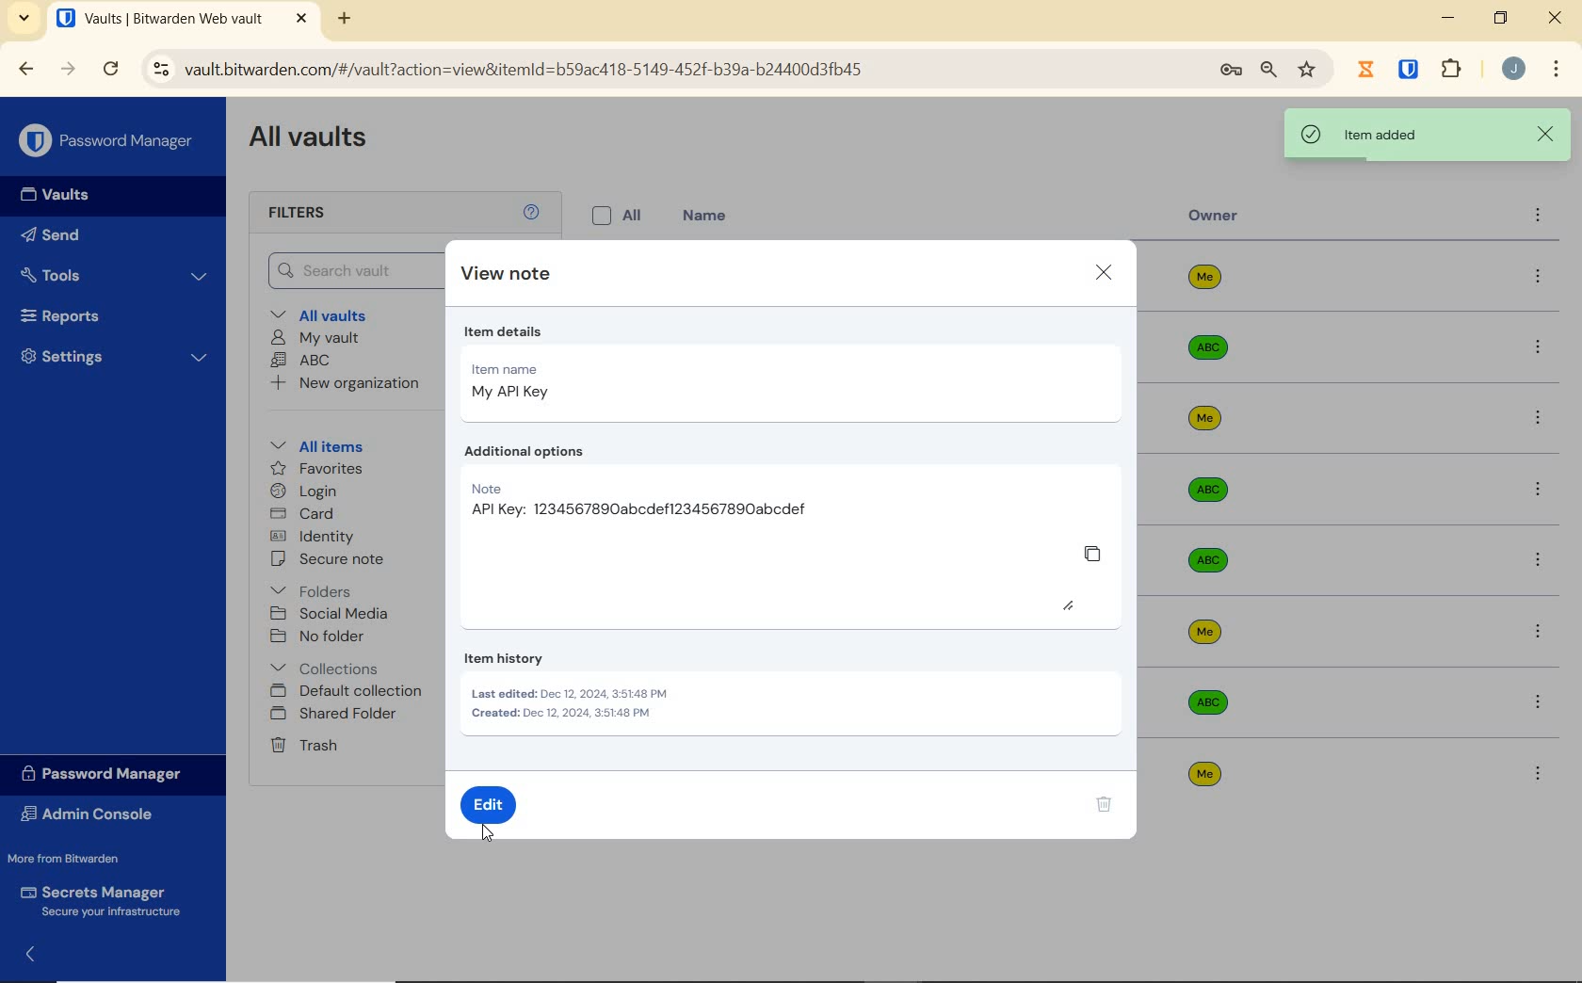  I want to click on expand/collapse, so click(34, 952).